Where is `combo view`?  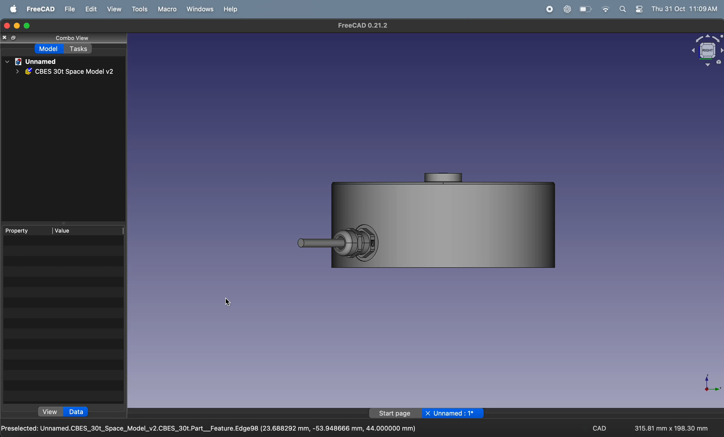 combo view is located at coordinates (73, 38).